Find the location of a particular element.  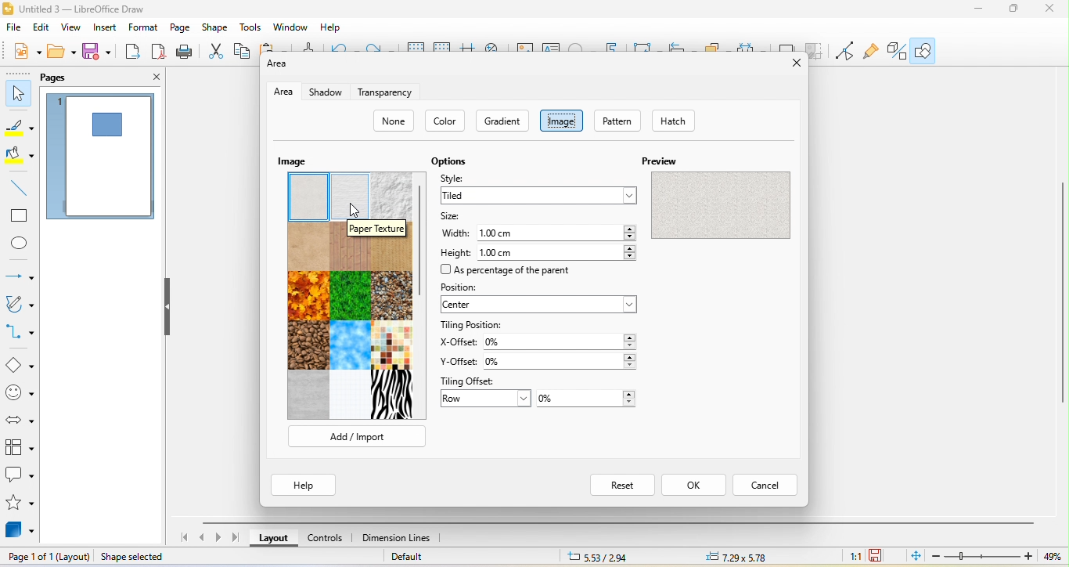

show draw function is located at coordinates (930, 52).